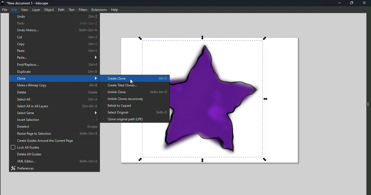 This screenshot has width=371, height=195. What do you see at coordinates (115, 9) in the screenshot?
I see `Help` at bounding box center [115, 9].